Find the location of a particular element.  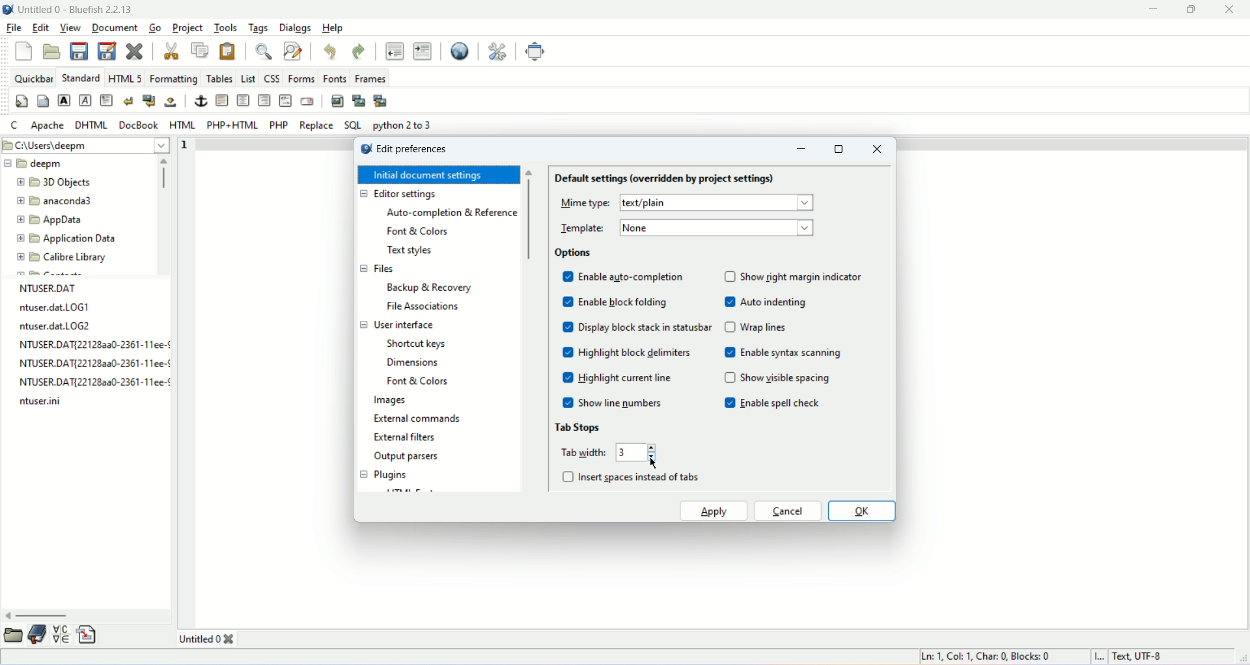

Untitled 0  is located at coordinates (210, 638).